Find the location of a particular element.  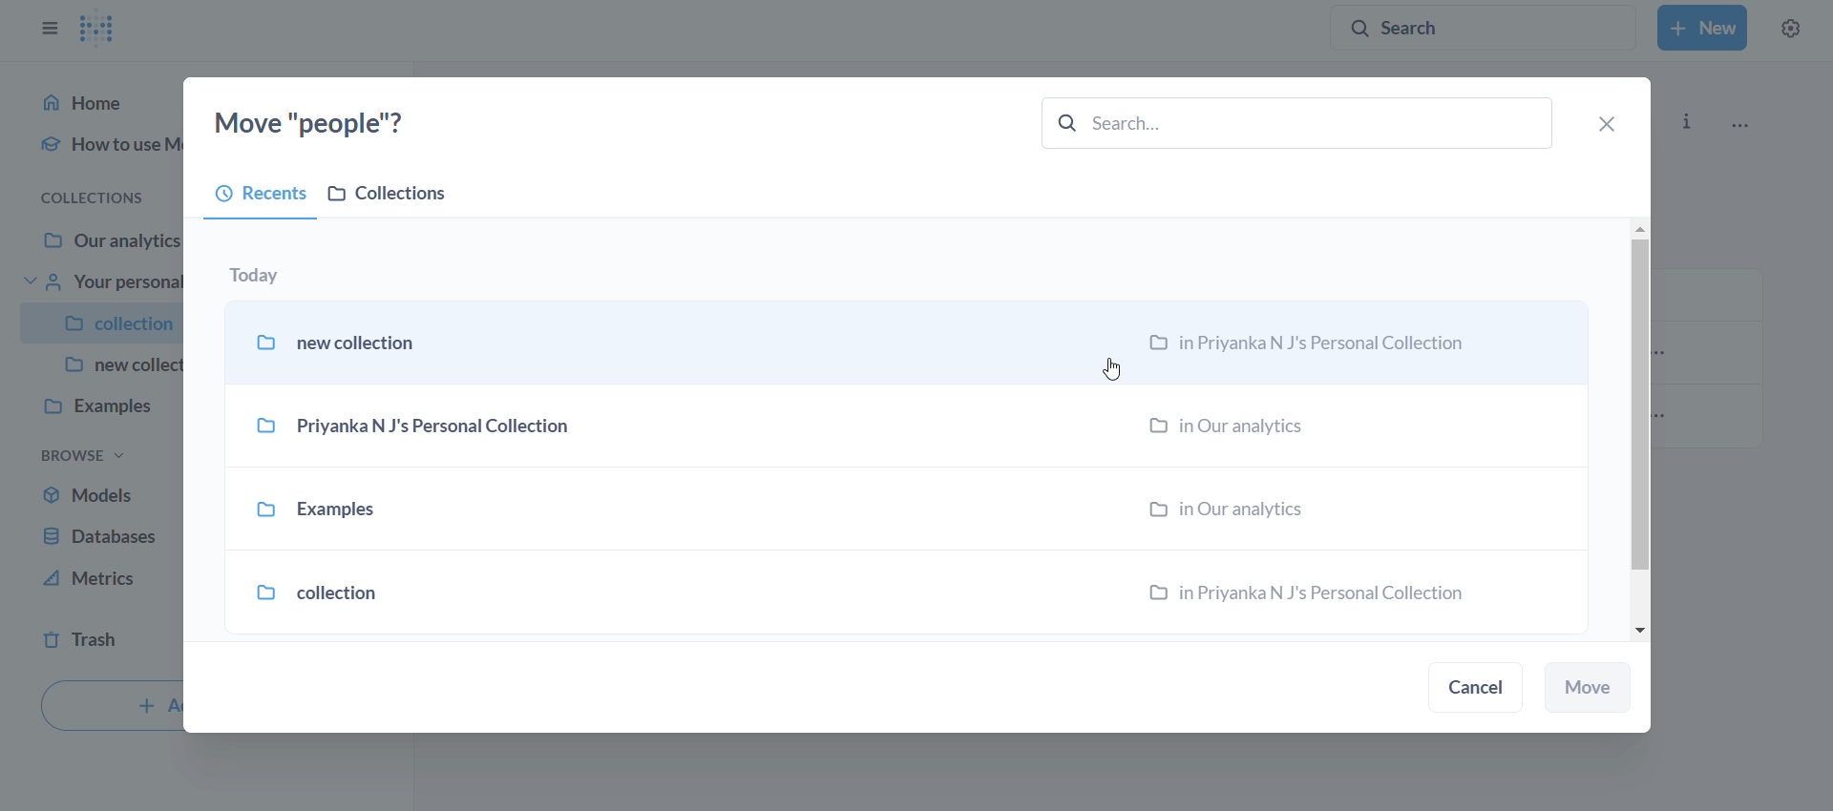

New is located at coordinates (1704, 26).